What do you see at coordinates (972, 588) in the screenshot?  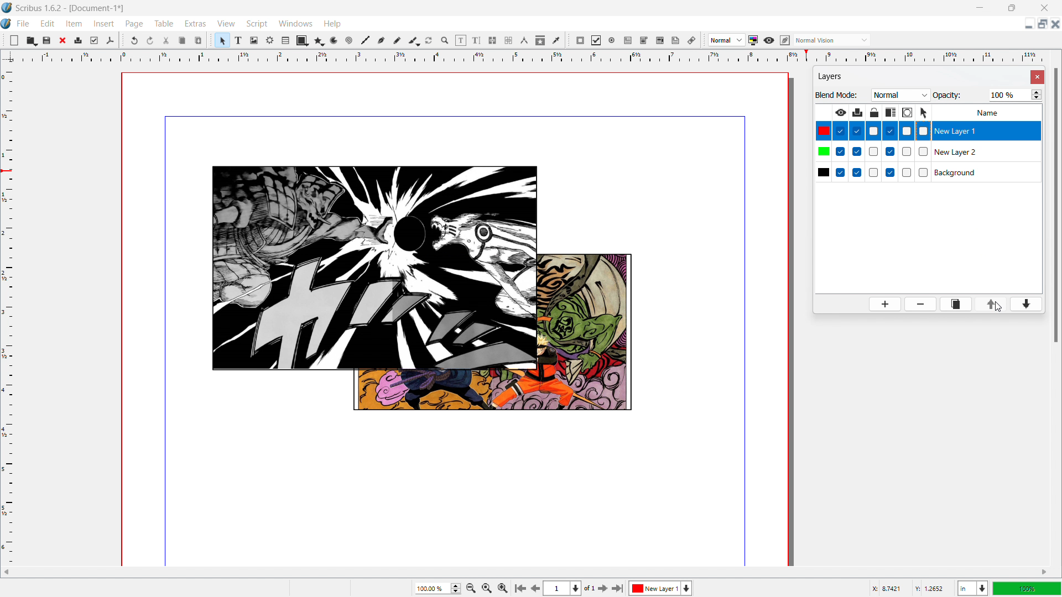 I see `select current unit` at bounding box center [972, 588].